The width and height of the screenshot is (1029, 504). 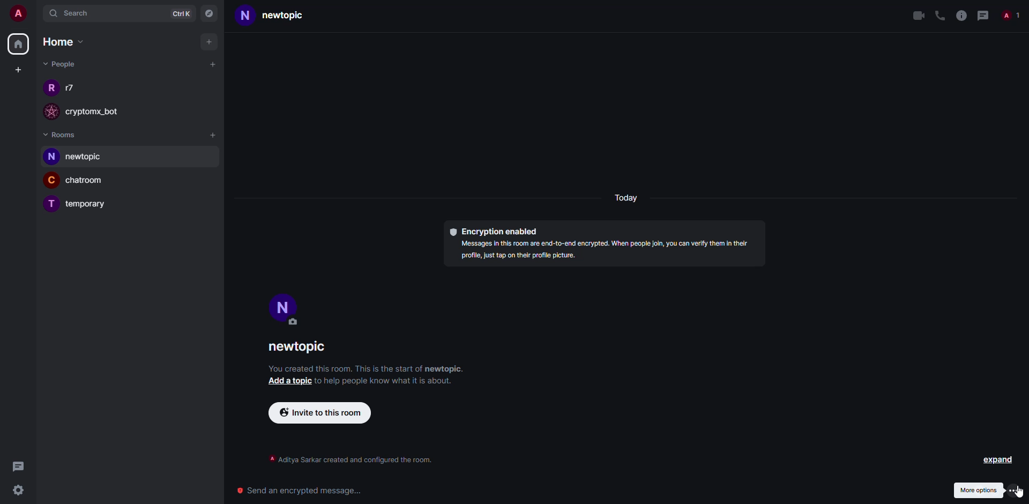 What do you see at coordinates (607, 252) in the screenshot?
I see `info` at bounding box center [607, 252].